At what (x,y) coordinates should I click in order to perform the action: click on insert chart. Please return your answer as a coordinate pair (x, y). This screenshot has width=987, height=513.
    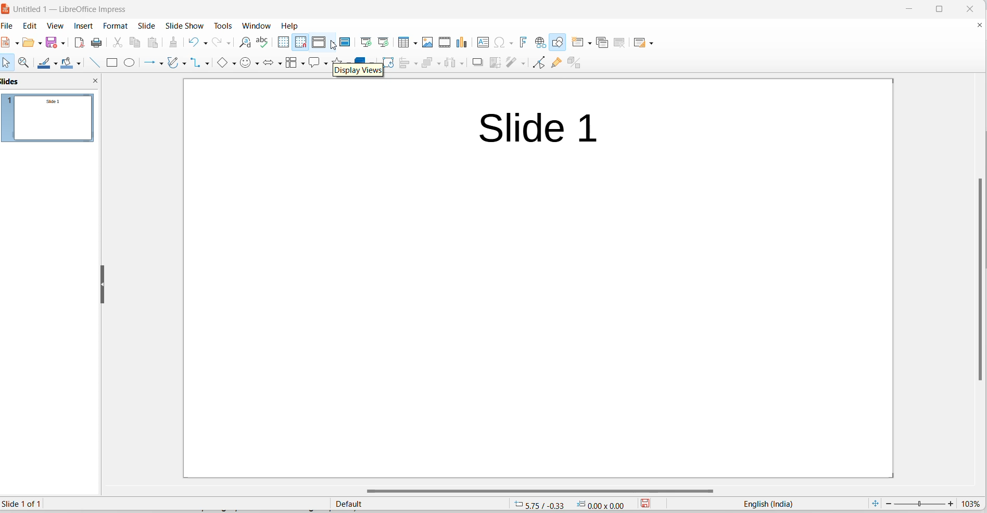
    Looking at the image, I should click on (464, 43).